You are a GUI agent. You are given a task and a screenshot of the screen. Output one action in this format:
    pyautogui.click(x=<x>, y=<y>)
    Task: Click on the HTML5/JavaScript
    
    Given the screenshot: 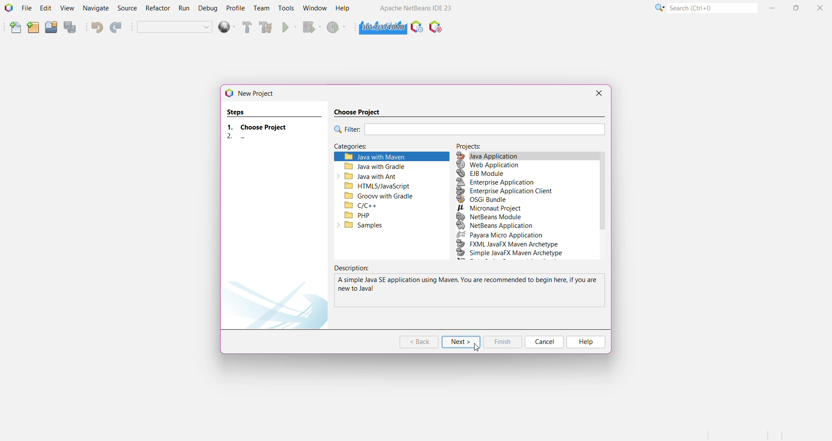 What is the action you would take?
    pyautogui.click(x=390, y=186)
    